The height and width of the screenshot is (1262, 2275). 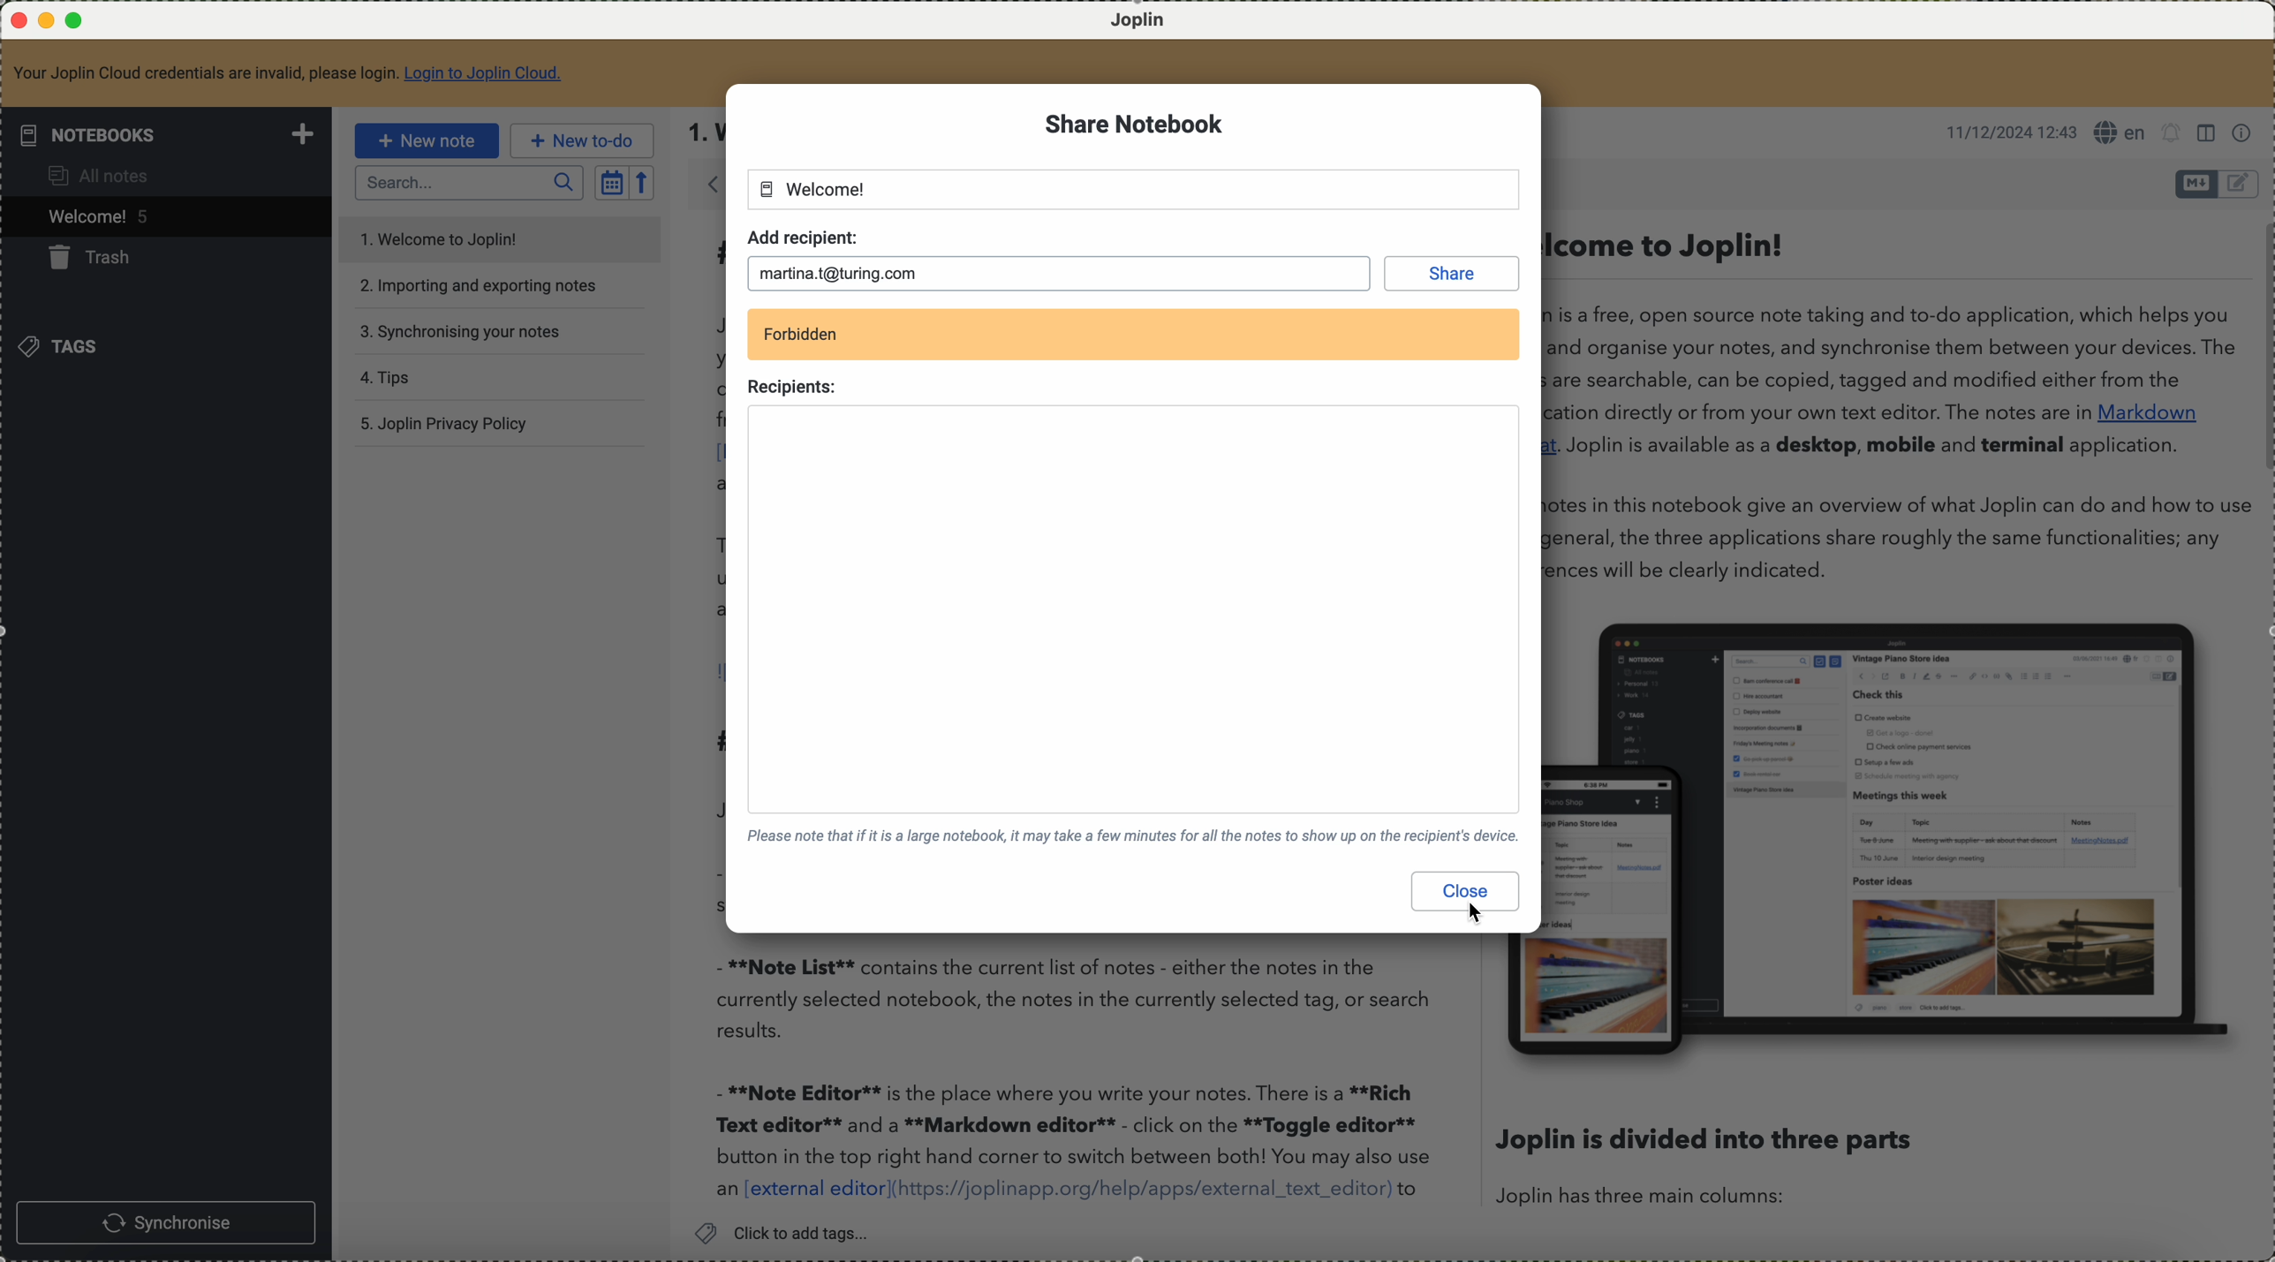 I want to click on maximize Joplin, so click(x=78, y=21).